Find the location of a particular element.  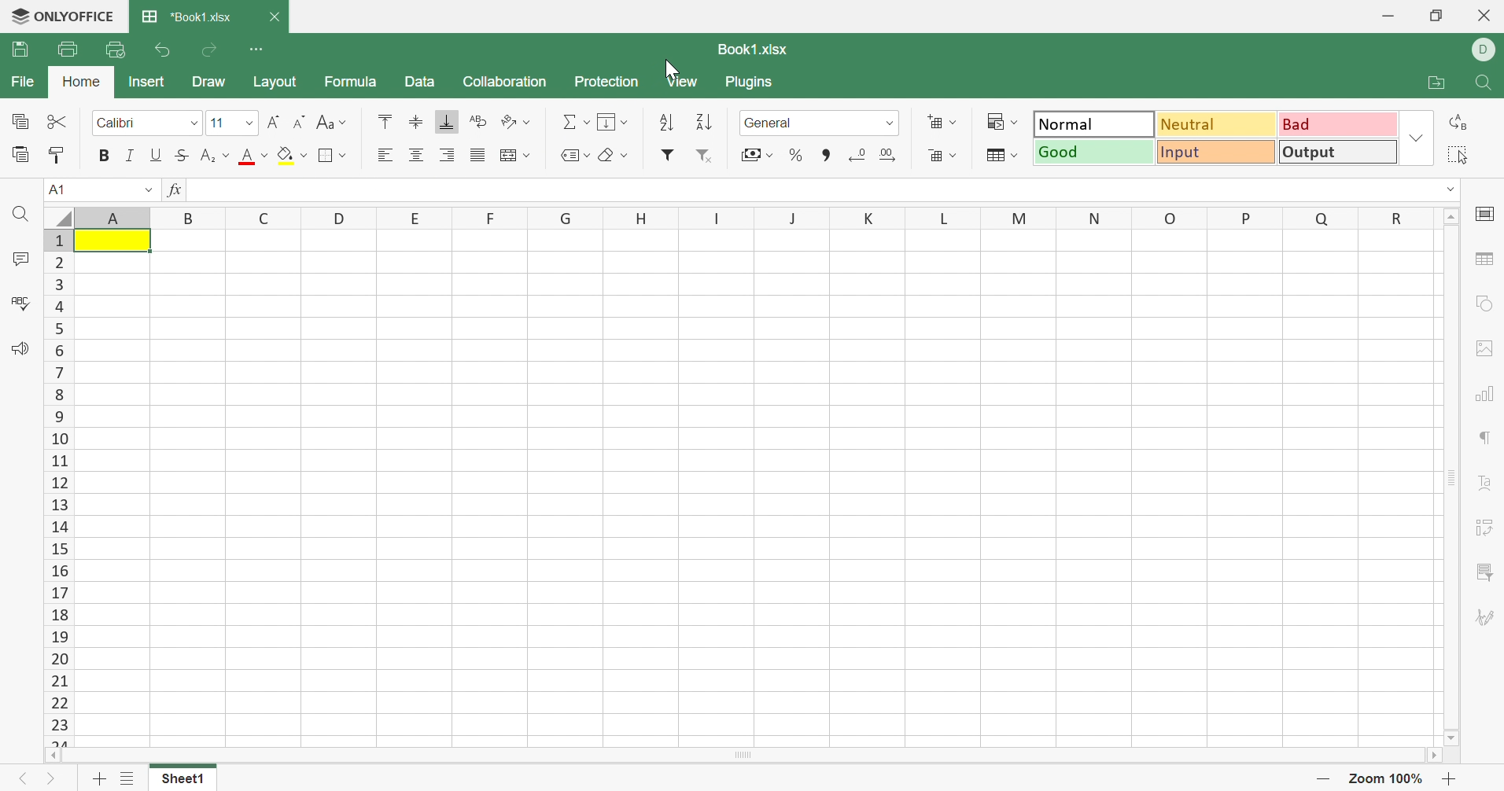

Insert cells is located at coordinates (943, 123).